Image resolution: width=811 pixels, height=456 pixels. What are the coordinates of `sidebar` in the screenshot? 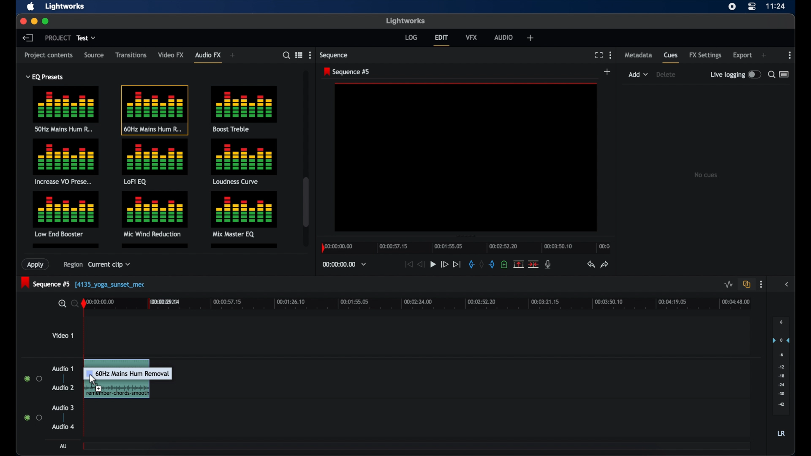 It's located at (787, 284).